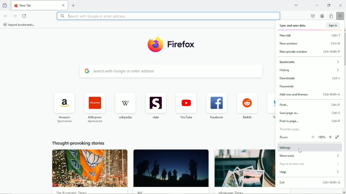 The height and width of the screenshot is (194, 346). I want to click on BBC, so click(171, 172).